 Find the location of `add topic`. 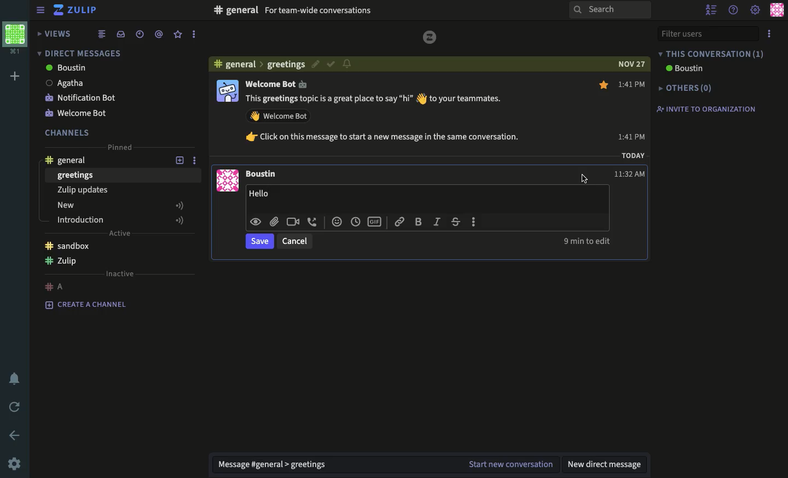

add topic is located at coordinates (173, 159).